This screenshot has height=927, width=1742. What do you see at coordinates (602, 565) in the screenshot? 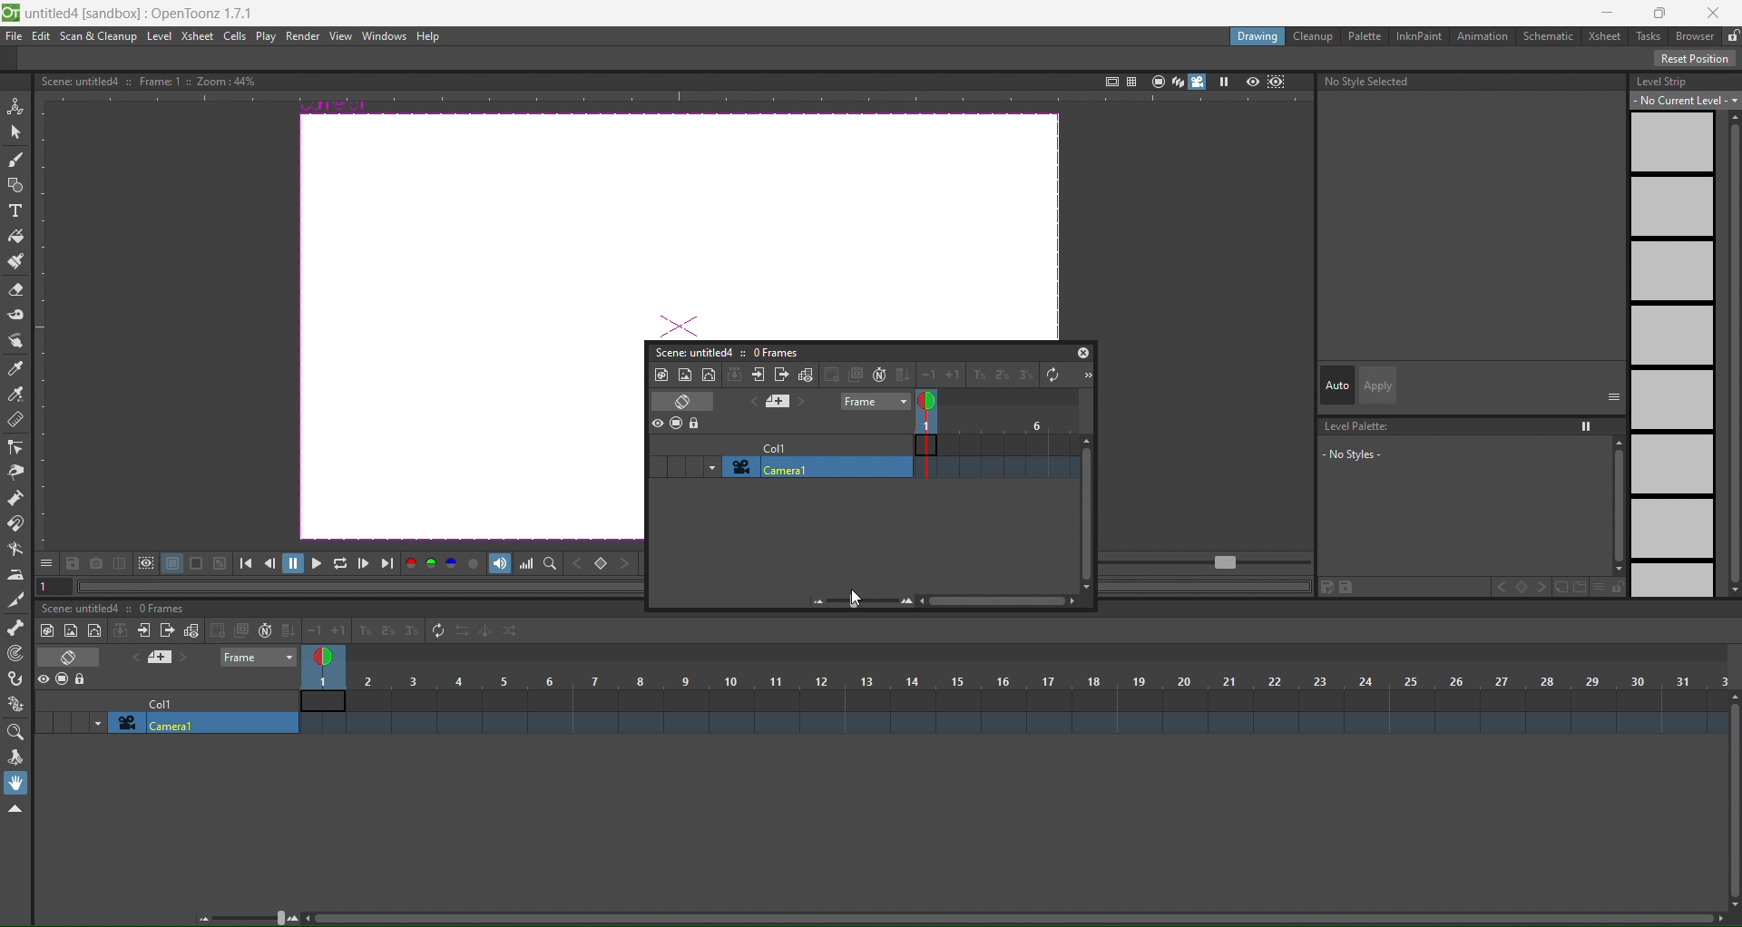
I see `locator` at bounding box center [602, 565].